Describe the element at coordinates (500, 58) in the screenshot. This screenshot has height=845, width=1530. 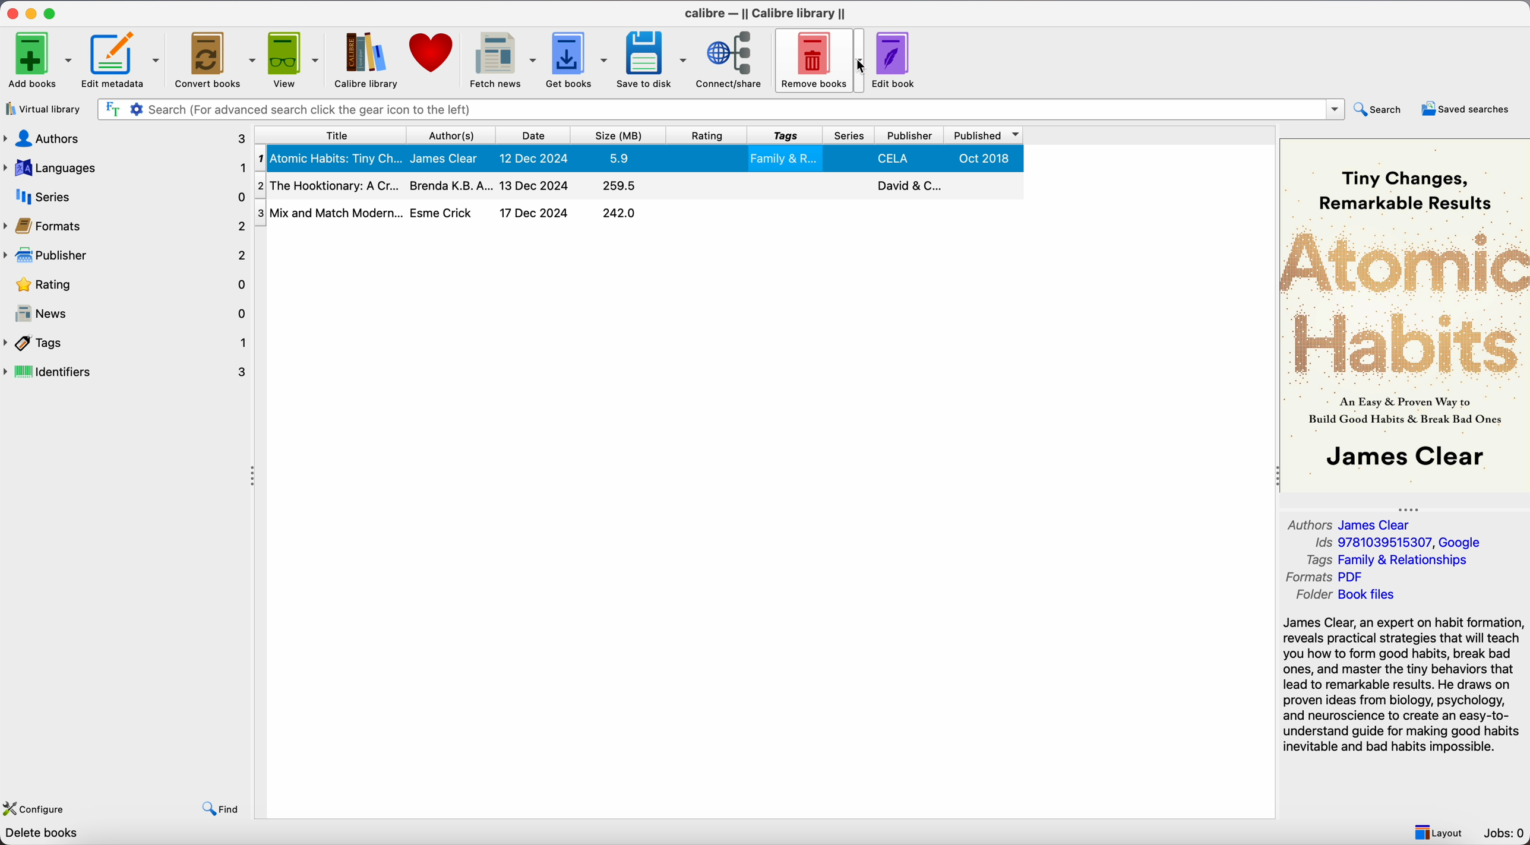
I see `fetch news` at that location.